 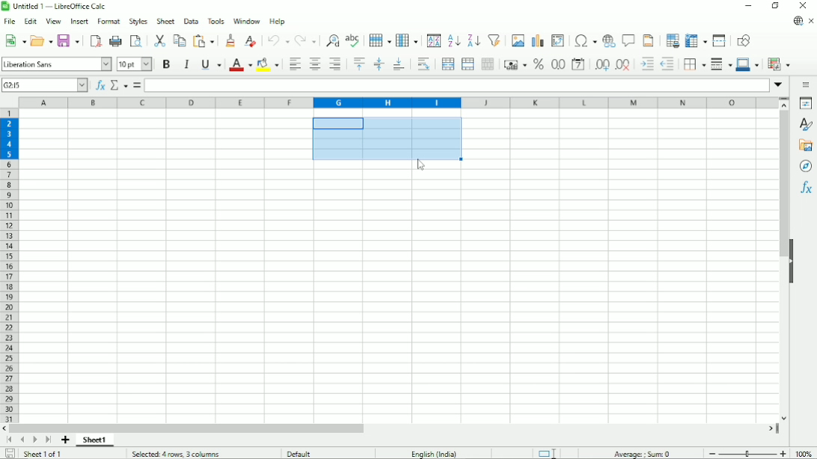 What do you see at coordinates (119, 85) in the screenshot?
I see `Select function` at bounding box center [119, 85].